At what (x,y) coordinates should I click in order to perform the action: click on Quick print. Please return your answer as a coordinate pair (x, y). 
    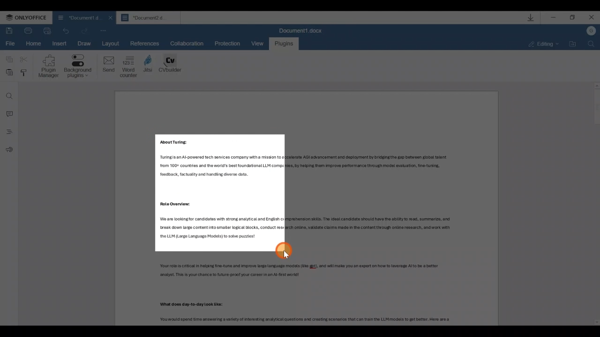
    Looking at the image, I should click on (49, 31).